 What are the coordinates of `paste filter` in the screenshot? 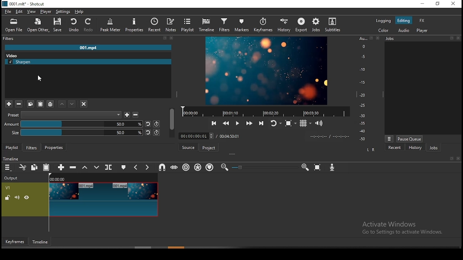 It's located at (40, 104).